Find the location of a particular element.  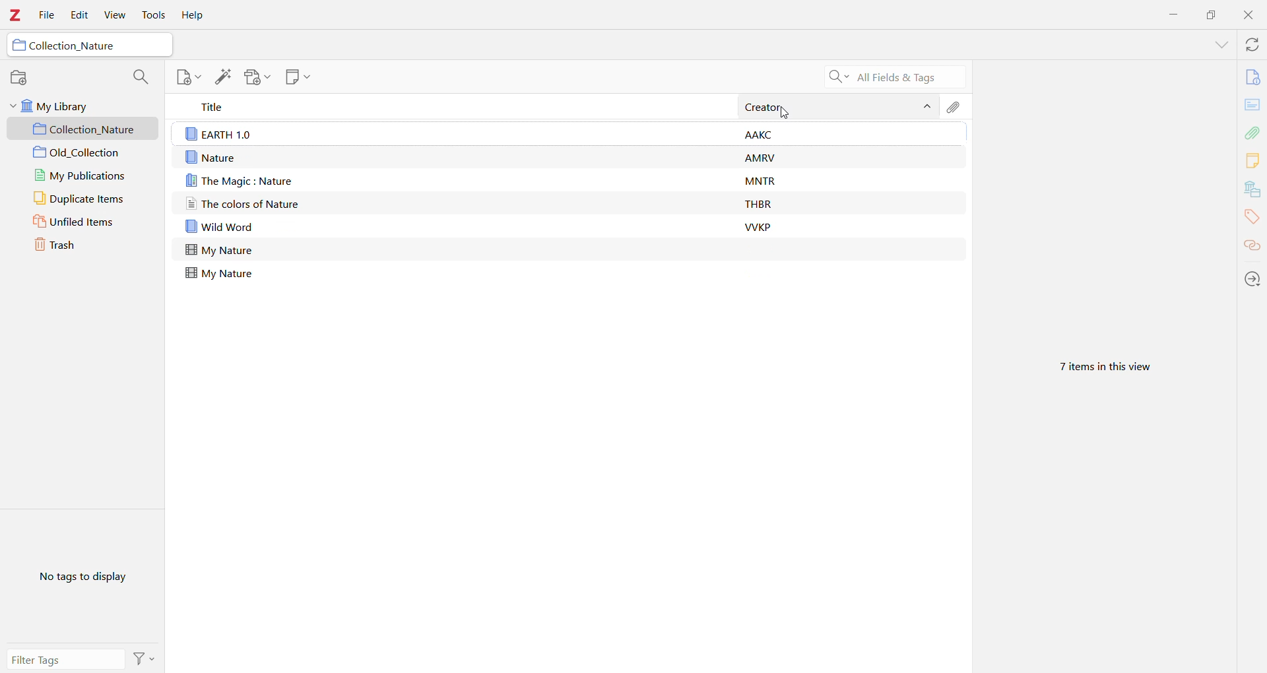

List All Tabs is located at coordinates (1220, 44).